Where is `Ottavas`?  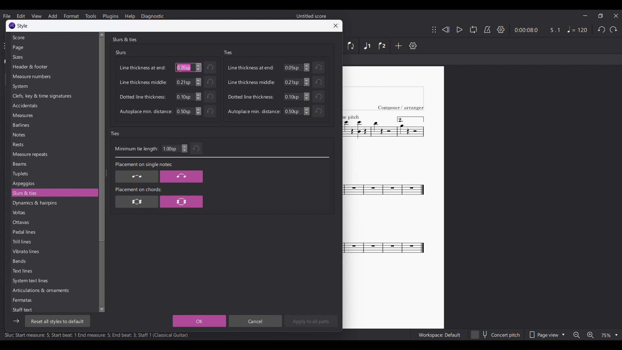 Ottavas is located at coordinates (53, 222).